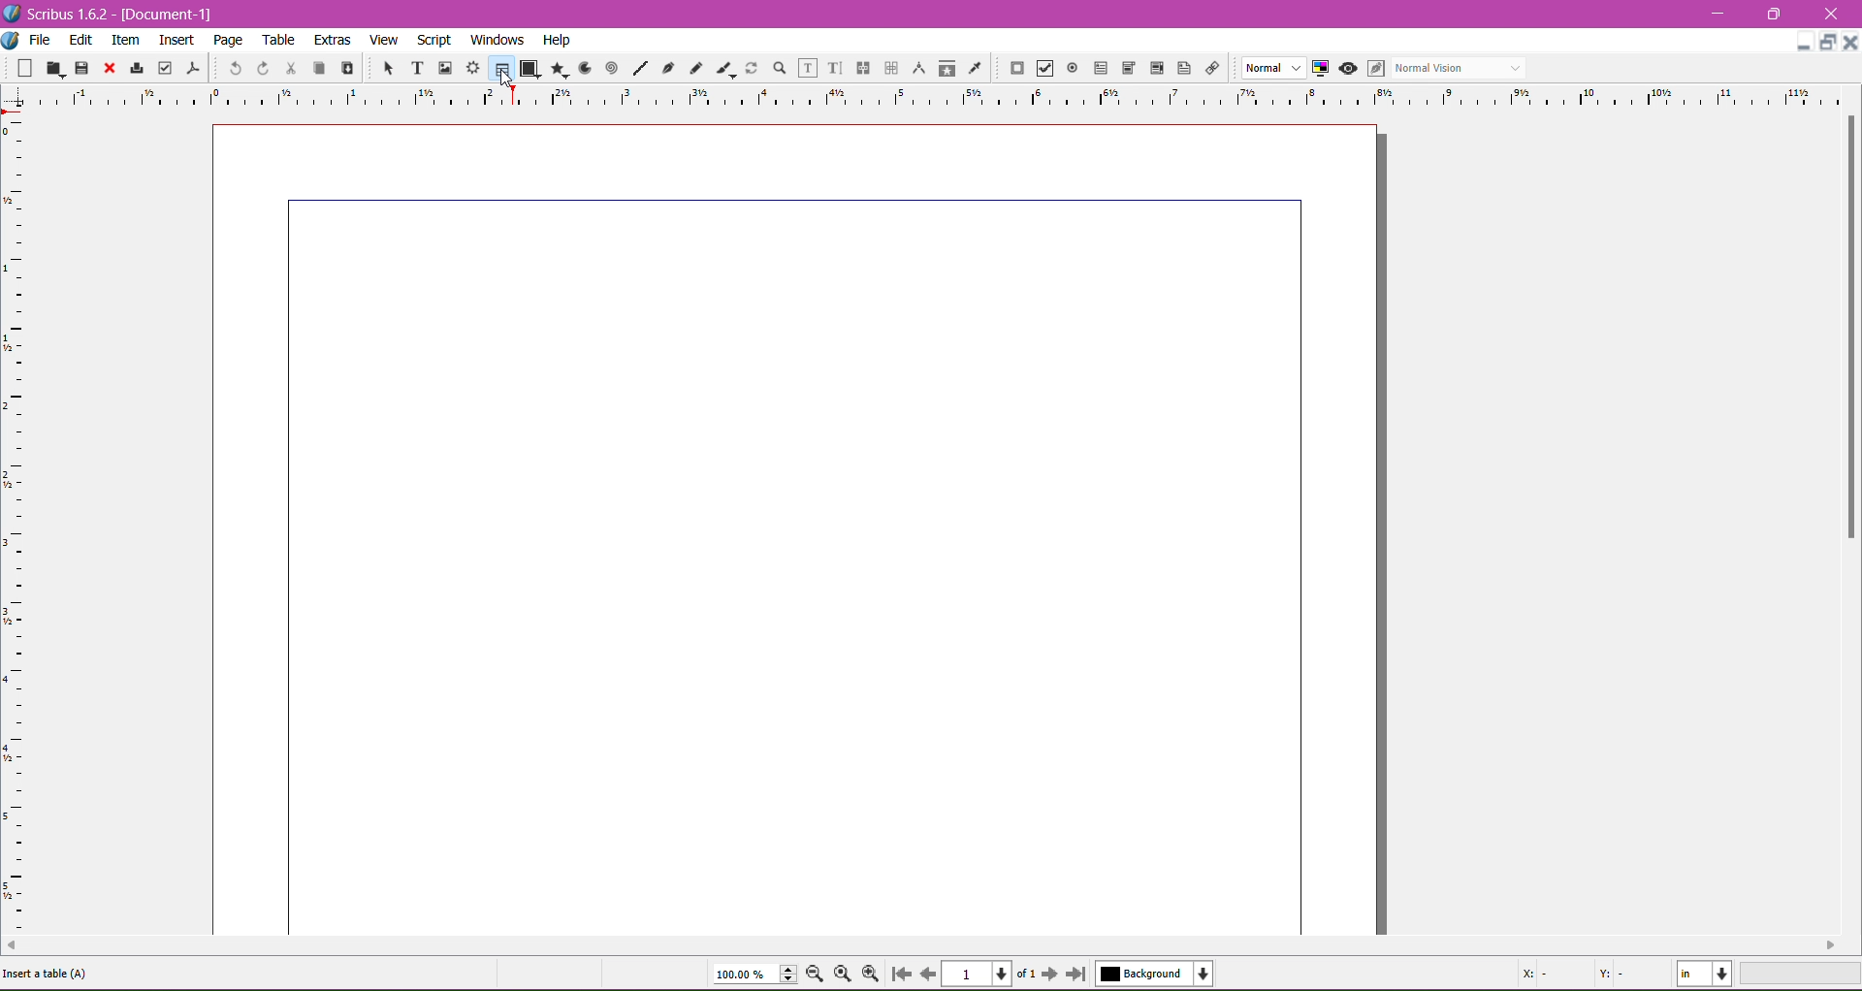  I want to click on New, so click(27, 67).